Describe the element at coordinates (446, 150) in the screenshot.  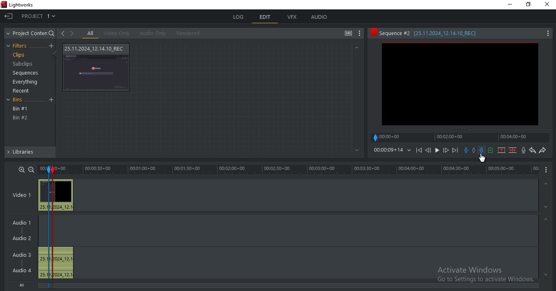
I see `Forward` at that location.